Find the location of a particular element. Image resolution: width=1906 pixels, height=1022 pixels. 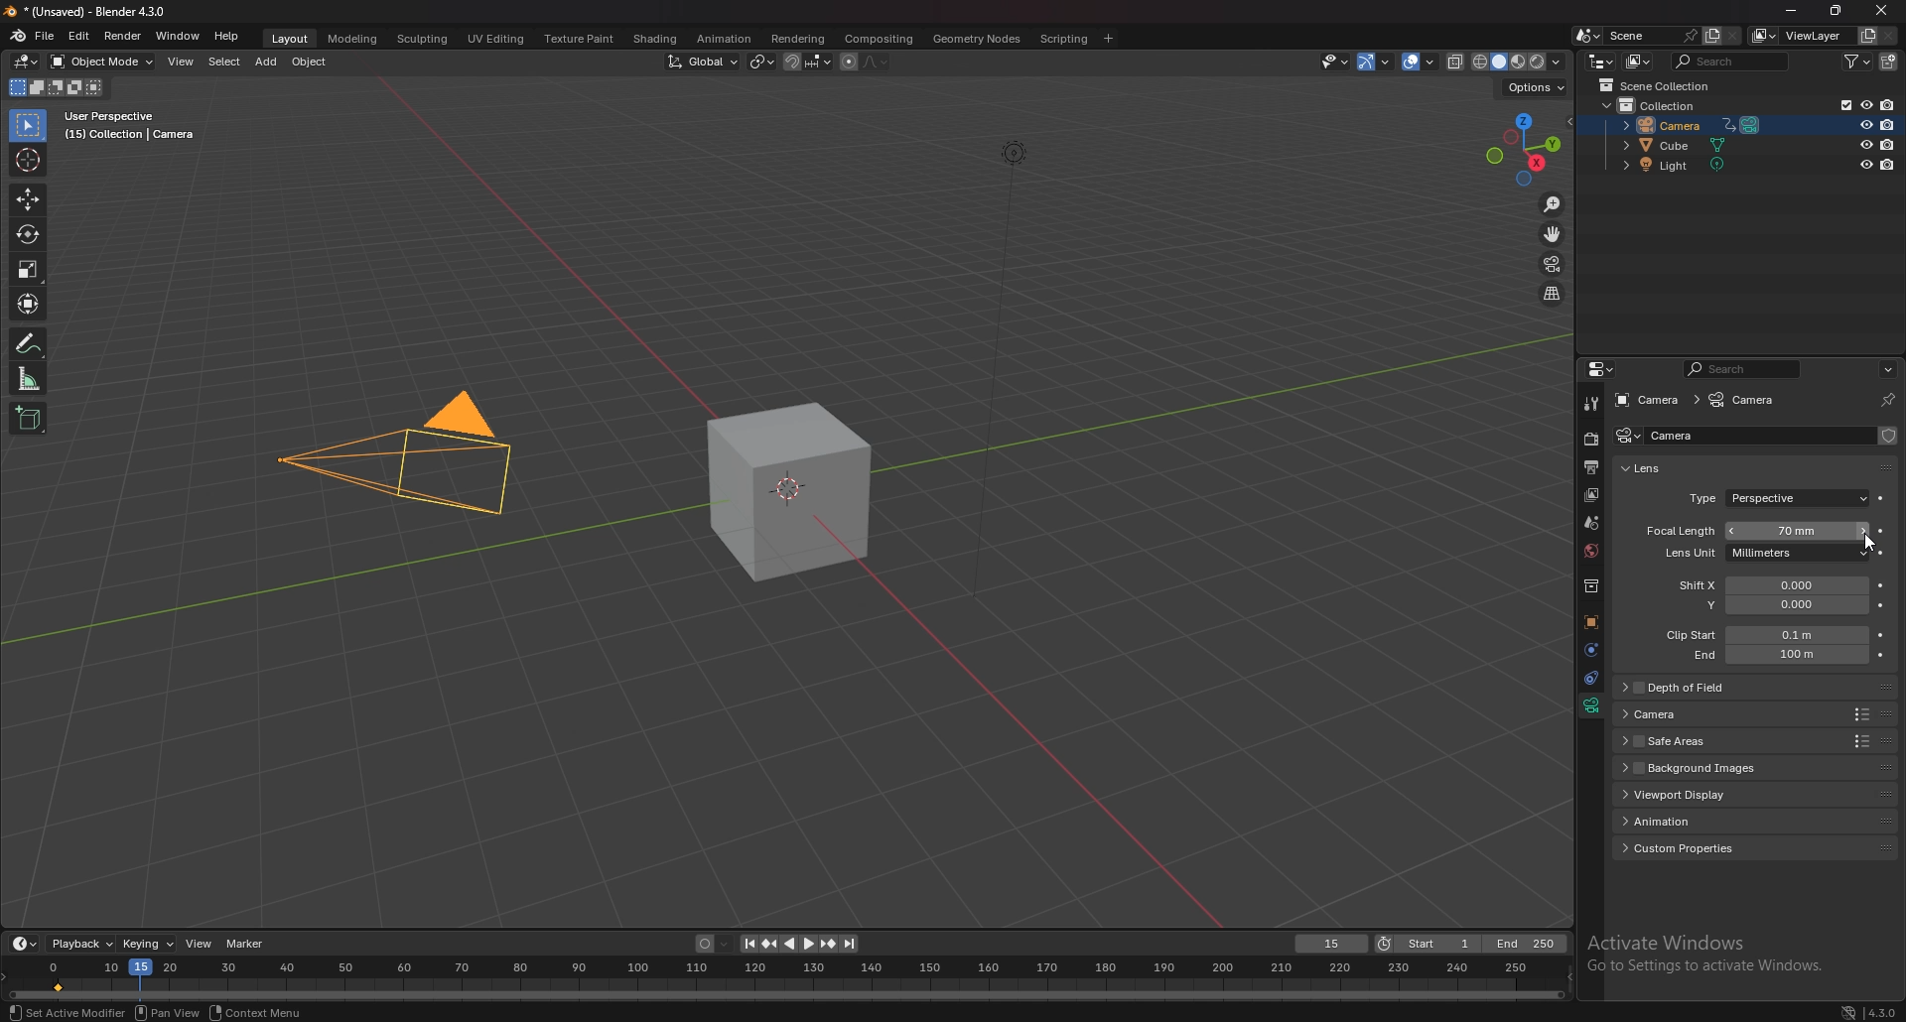

animate property is located at coordinates (1884, 587).